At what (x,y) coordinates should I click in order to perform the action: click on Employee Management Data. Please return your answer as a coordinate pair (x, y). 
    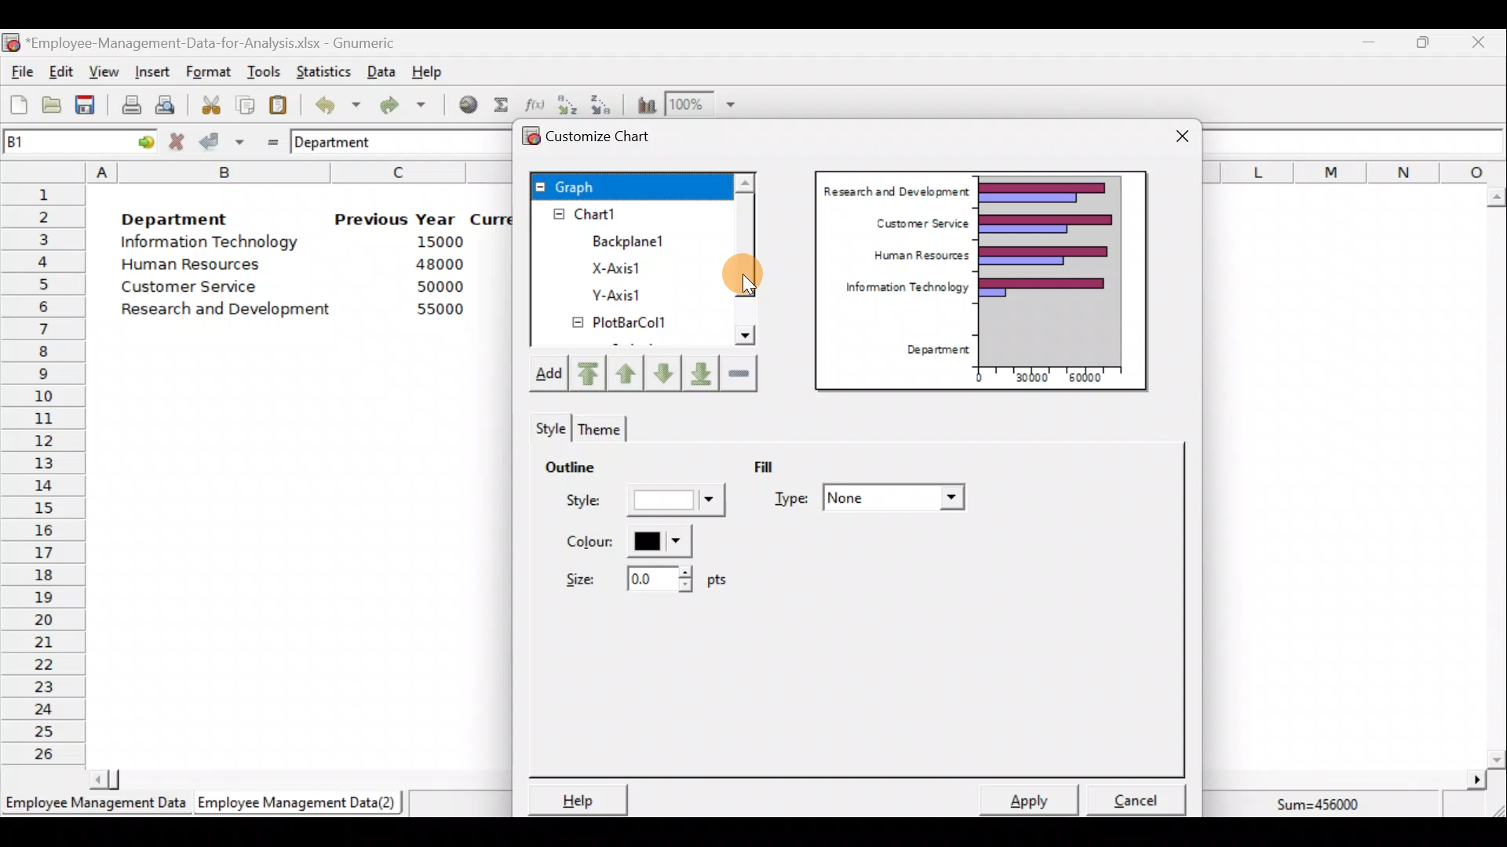
    Looking at the image, I should click on (94, 808).